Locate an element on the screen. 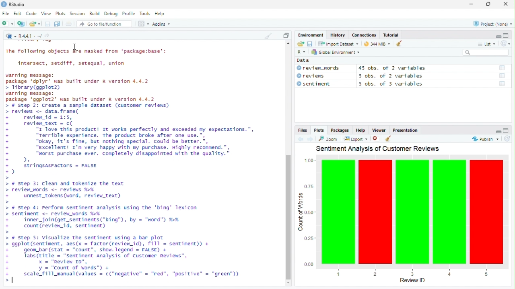  Session is located at coordinates (77, 13).